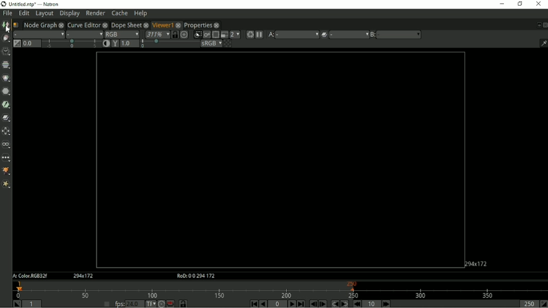 Image resolution: width=548 pixels, height=308 pixels. Describe the element at coordinates (206, 35) in the screenshot. I see `Render image` at that location.